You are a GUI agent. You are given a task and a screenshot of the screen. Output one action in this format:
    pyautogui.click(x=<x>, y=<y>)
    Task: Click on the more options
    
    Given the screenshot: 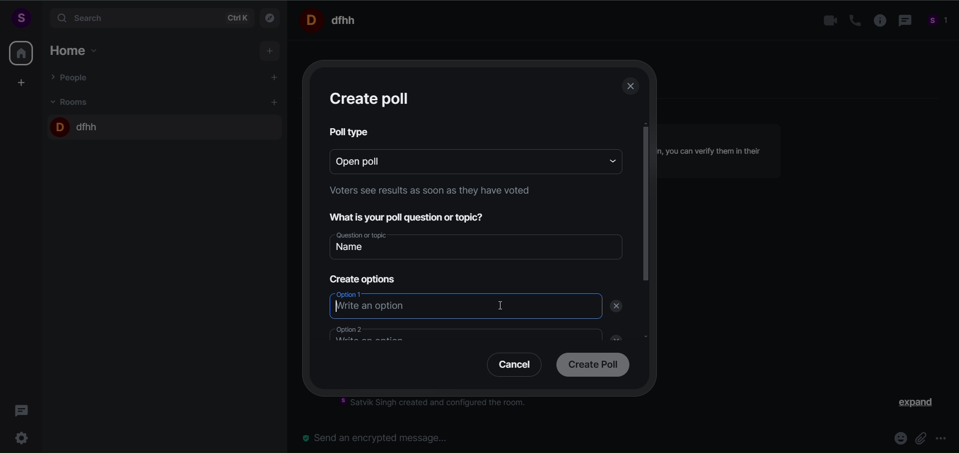 What is the action you would take?
    pyautogui.click(x=941, y=440)
    